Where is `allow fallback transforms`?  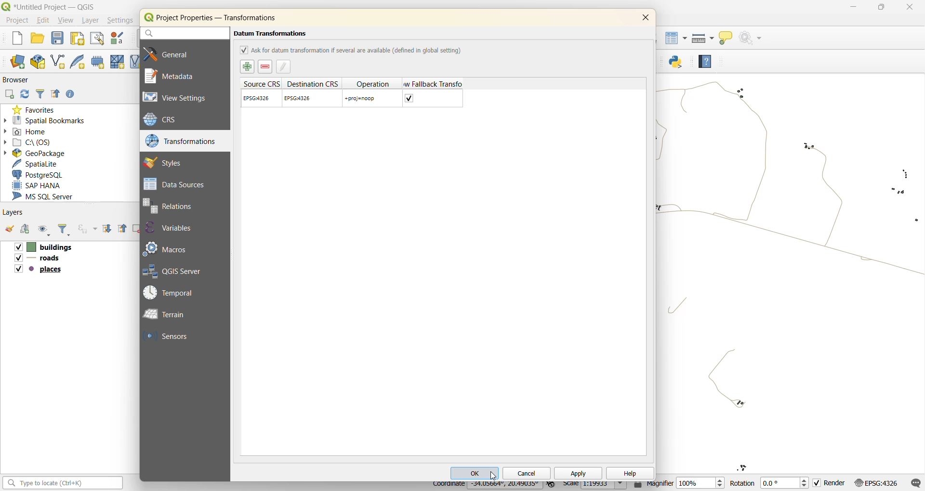
allow fallback transforms is located at coordinates (433, 83).